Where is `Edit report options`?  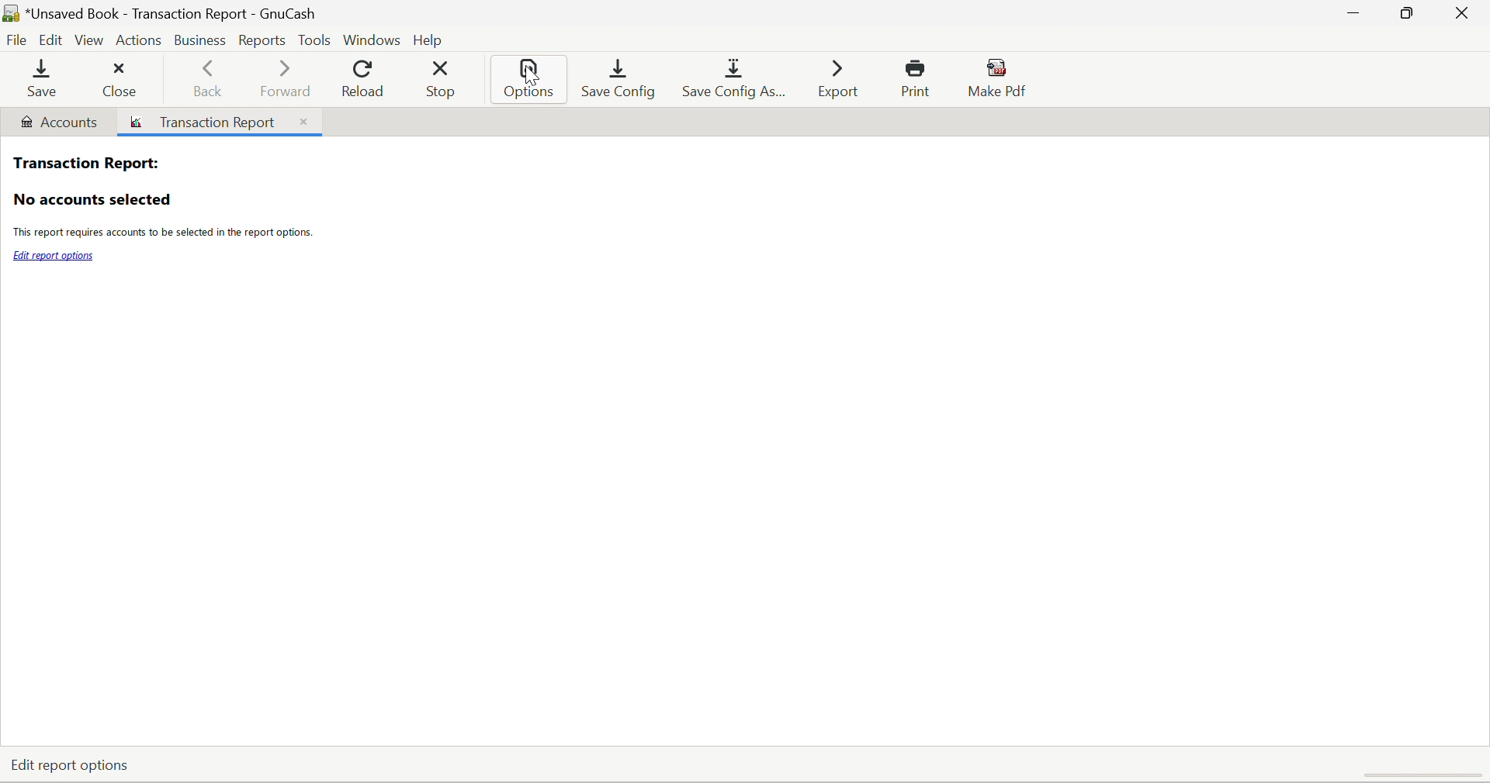 Edit report options is located at coordinates (69, 763).